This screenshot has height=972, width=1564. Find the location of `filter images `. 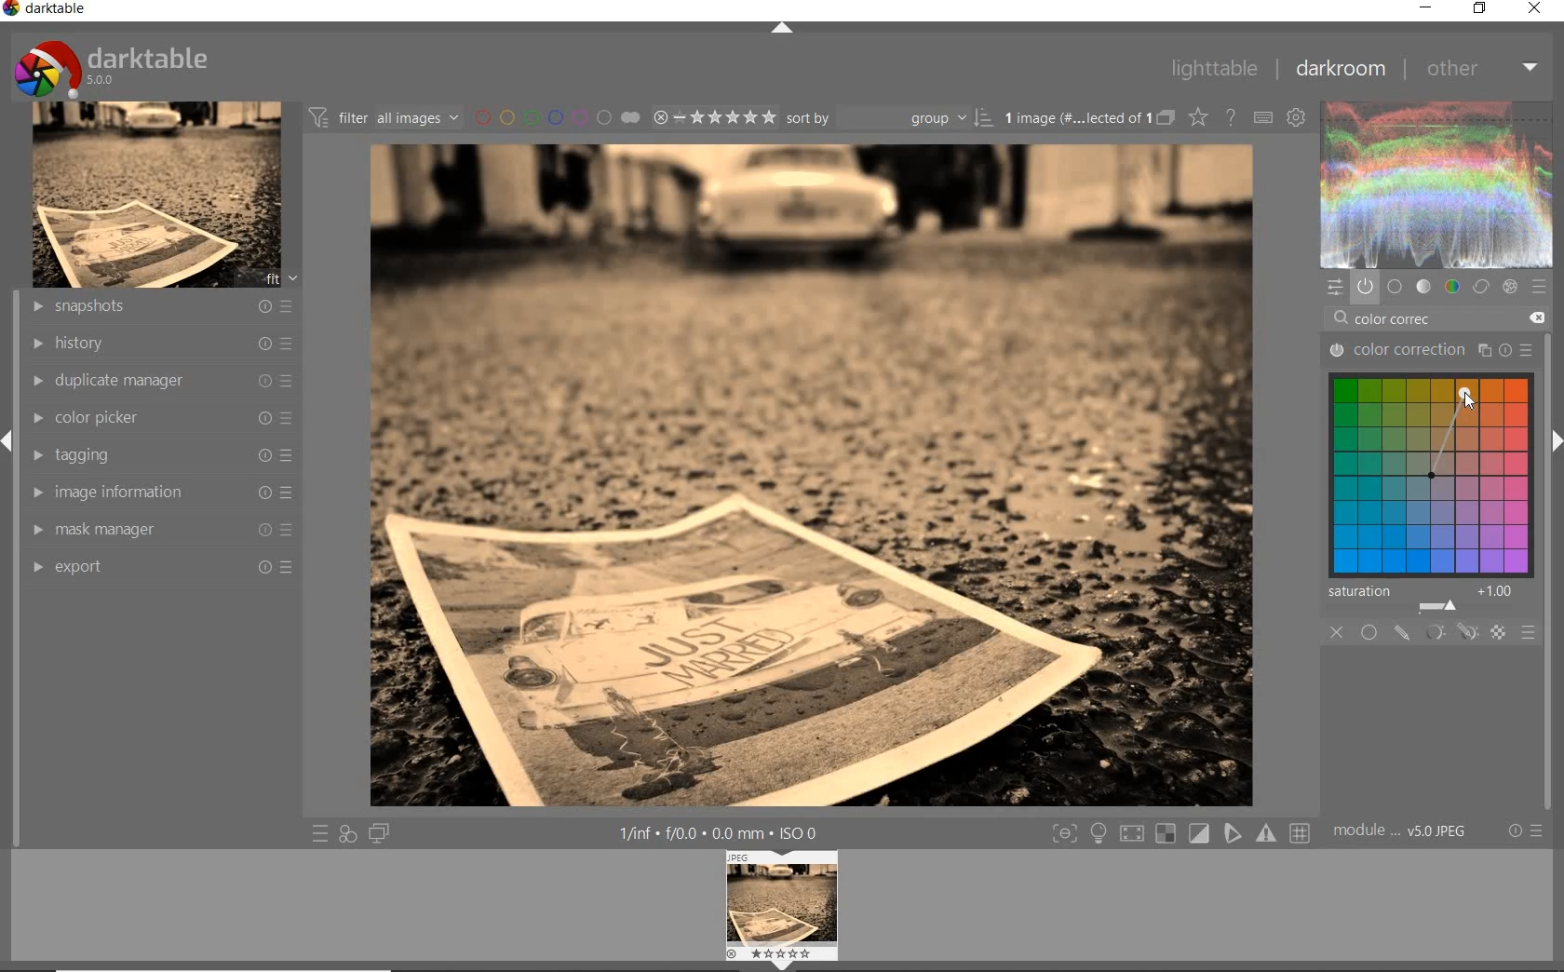

filter images  is located at coordinates (384, 116).